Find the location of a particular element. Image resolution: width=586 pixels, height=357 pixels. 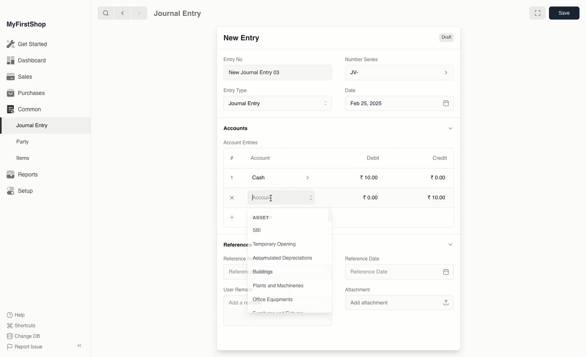

Hashtag is located at coordinates (234, 159).